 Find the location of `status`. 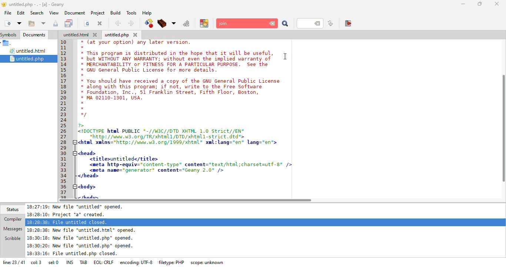

status is located at coordinates (12, 209).